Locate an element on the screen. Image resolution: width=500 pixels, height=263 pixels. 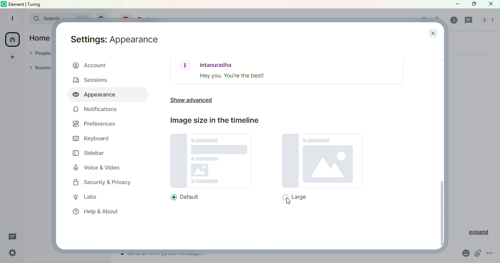
Large is located at coordinates (317, 167).